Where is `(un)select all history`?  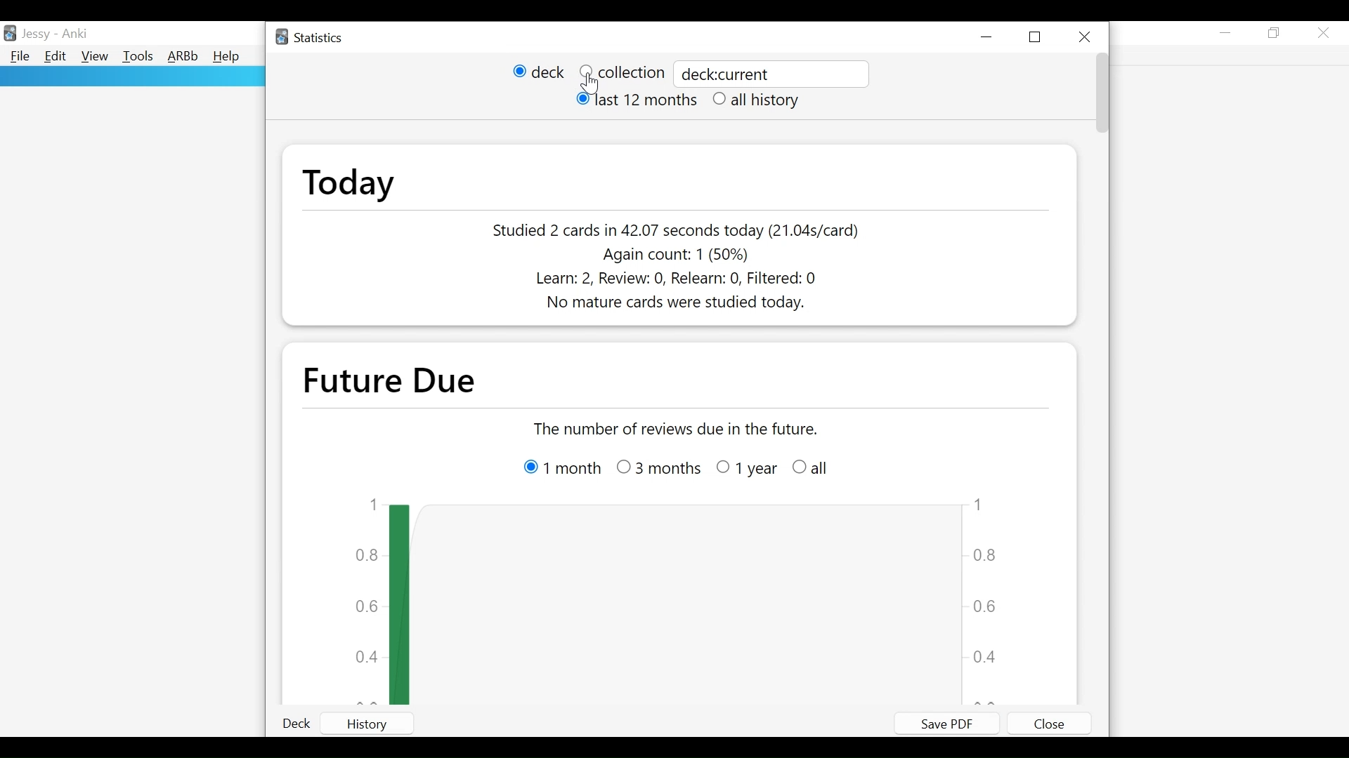 (un)select all history is located at coordinates (757, 100).